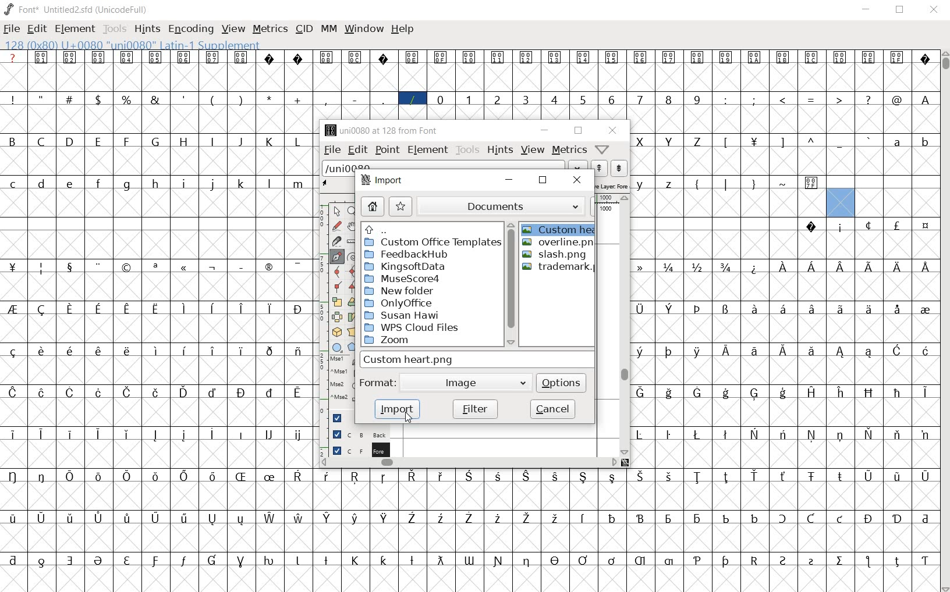 The image size is (950, 592). What do you see at coordinates (754, 476) in the screenshot?
I see `glyph` at bounding box center [754, 476].